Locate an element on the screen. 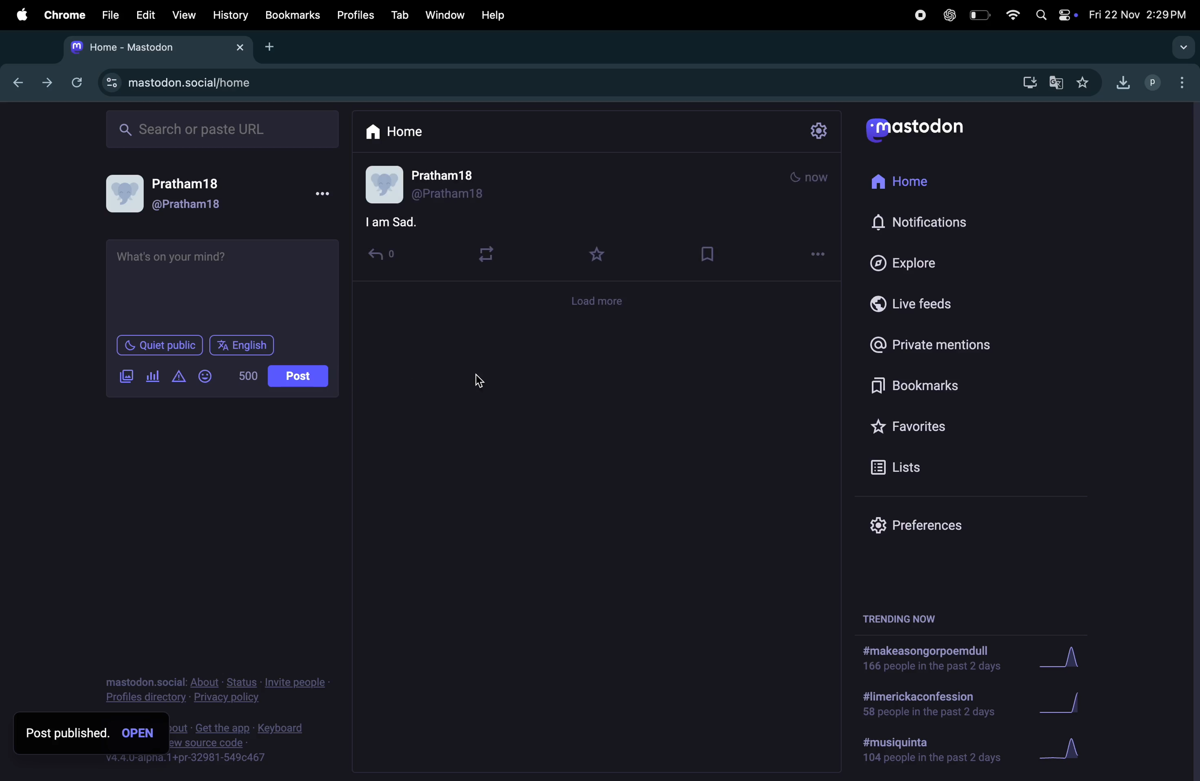  preferences is located at coordinates (923, 526).